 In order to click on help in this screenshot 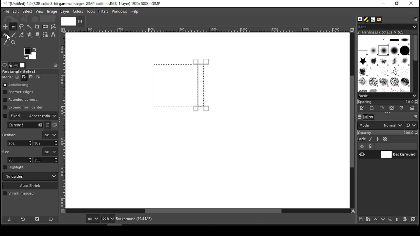, I will do `click(135, 12)`.